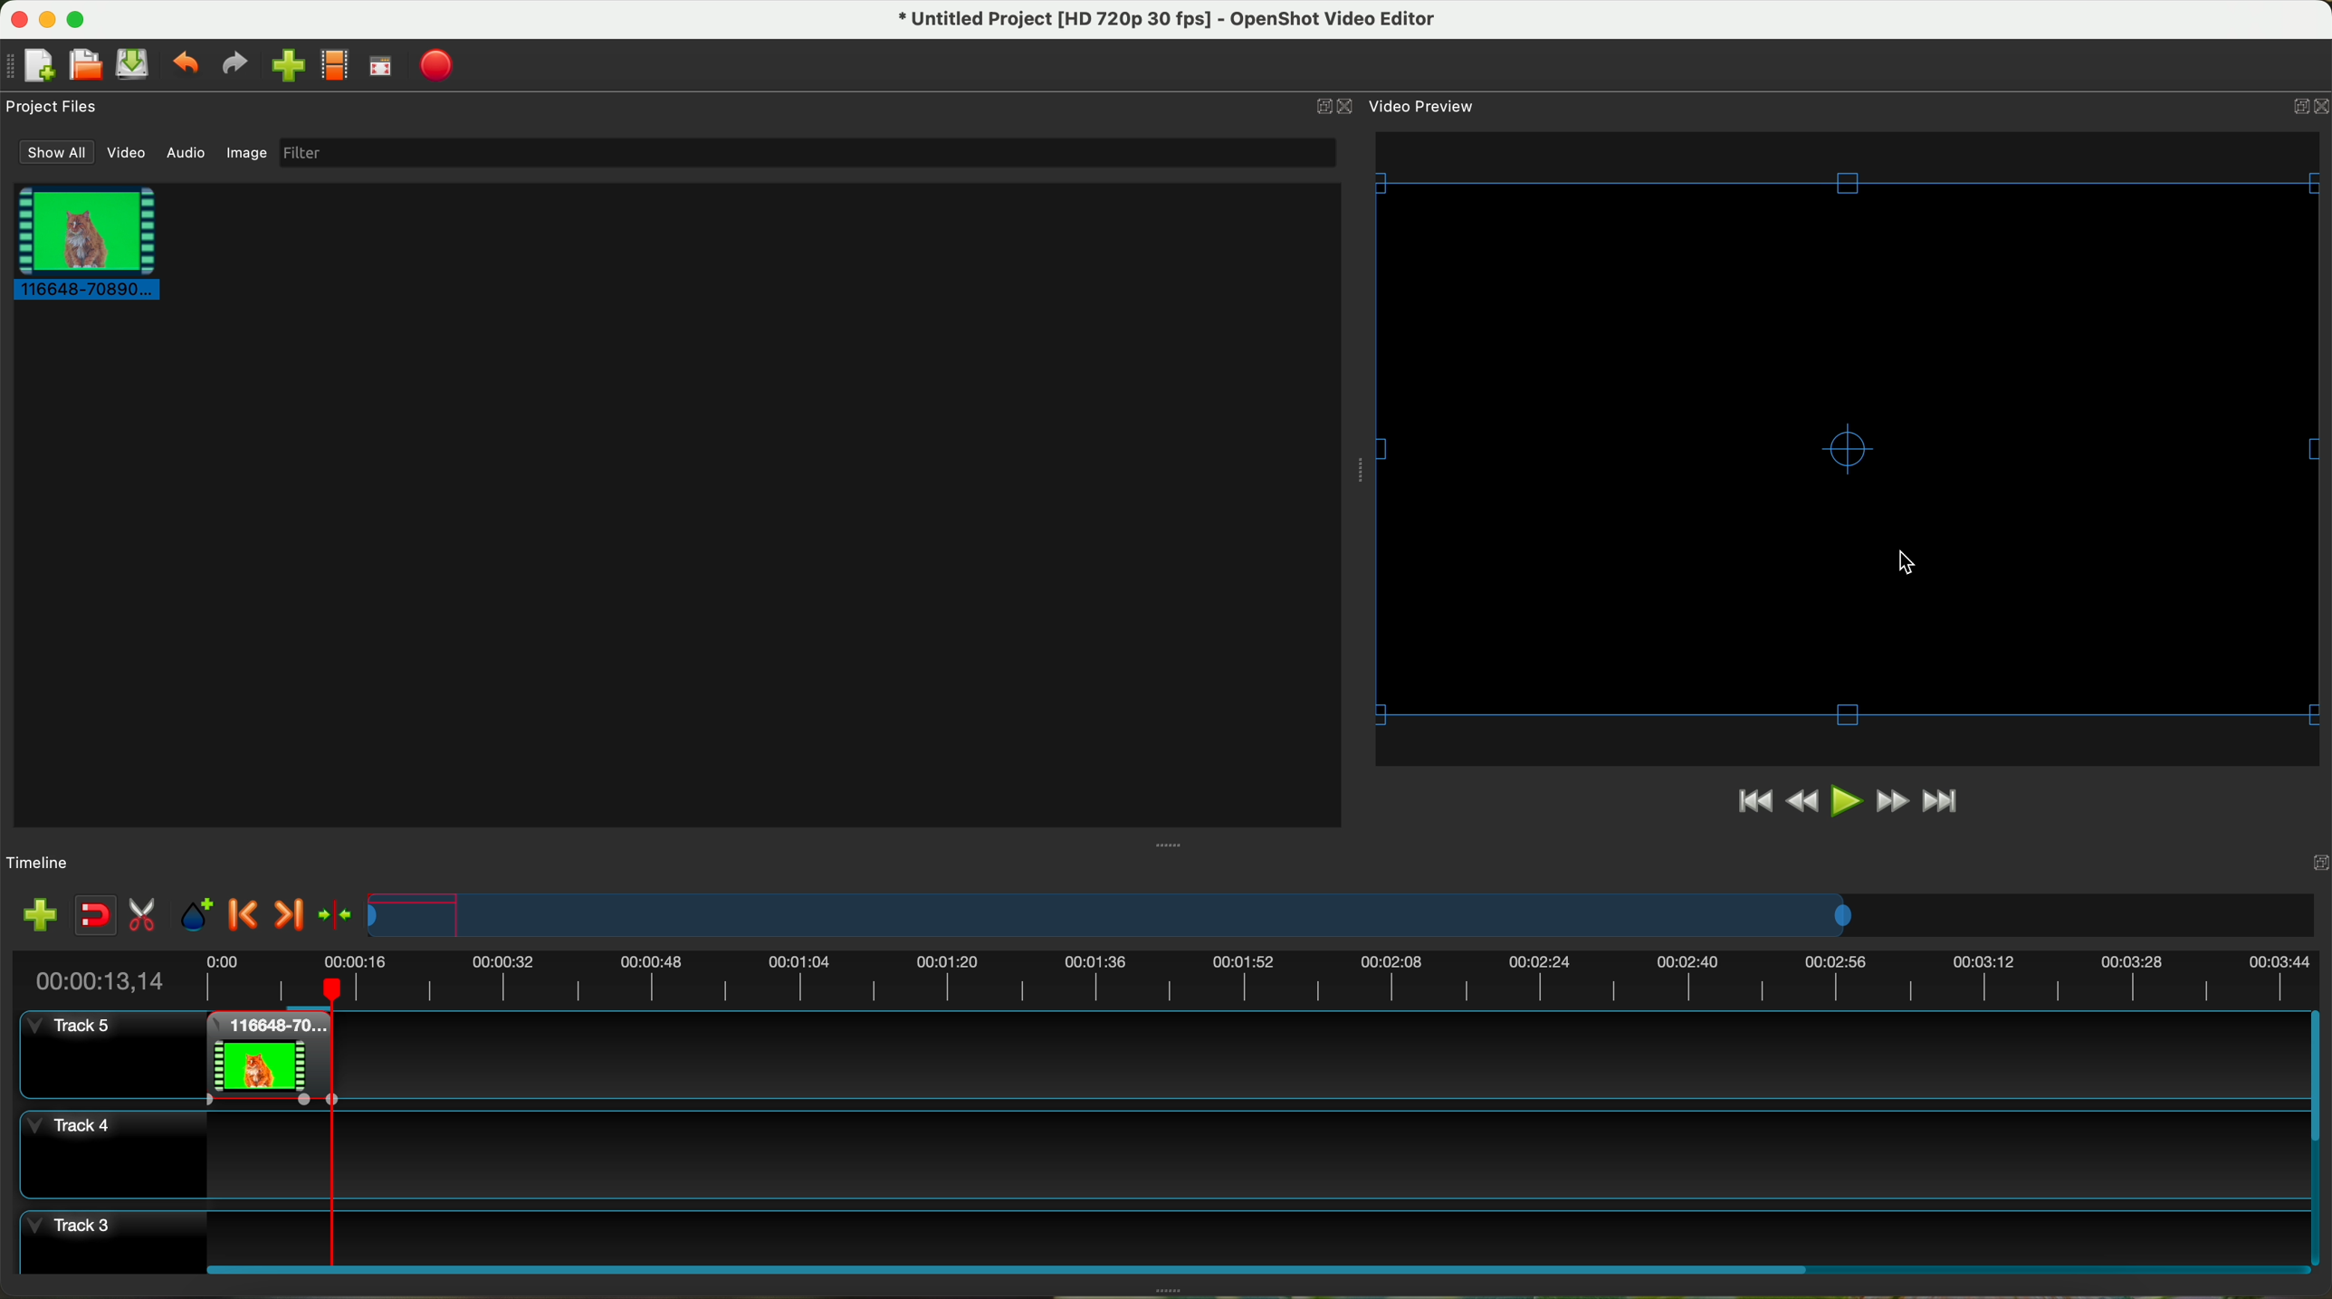  I want to click on track 5, so click(80, 1035).